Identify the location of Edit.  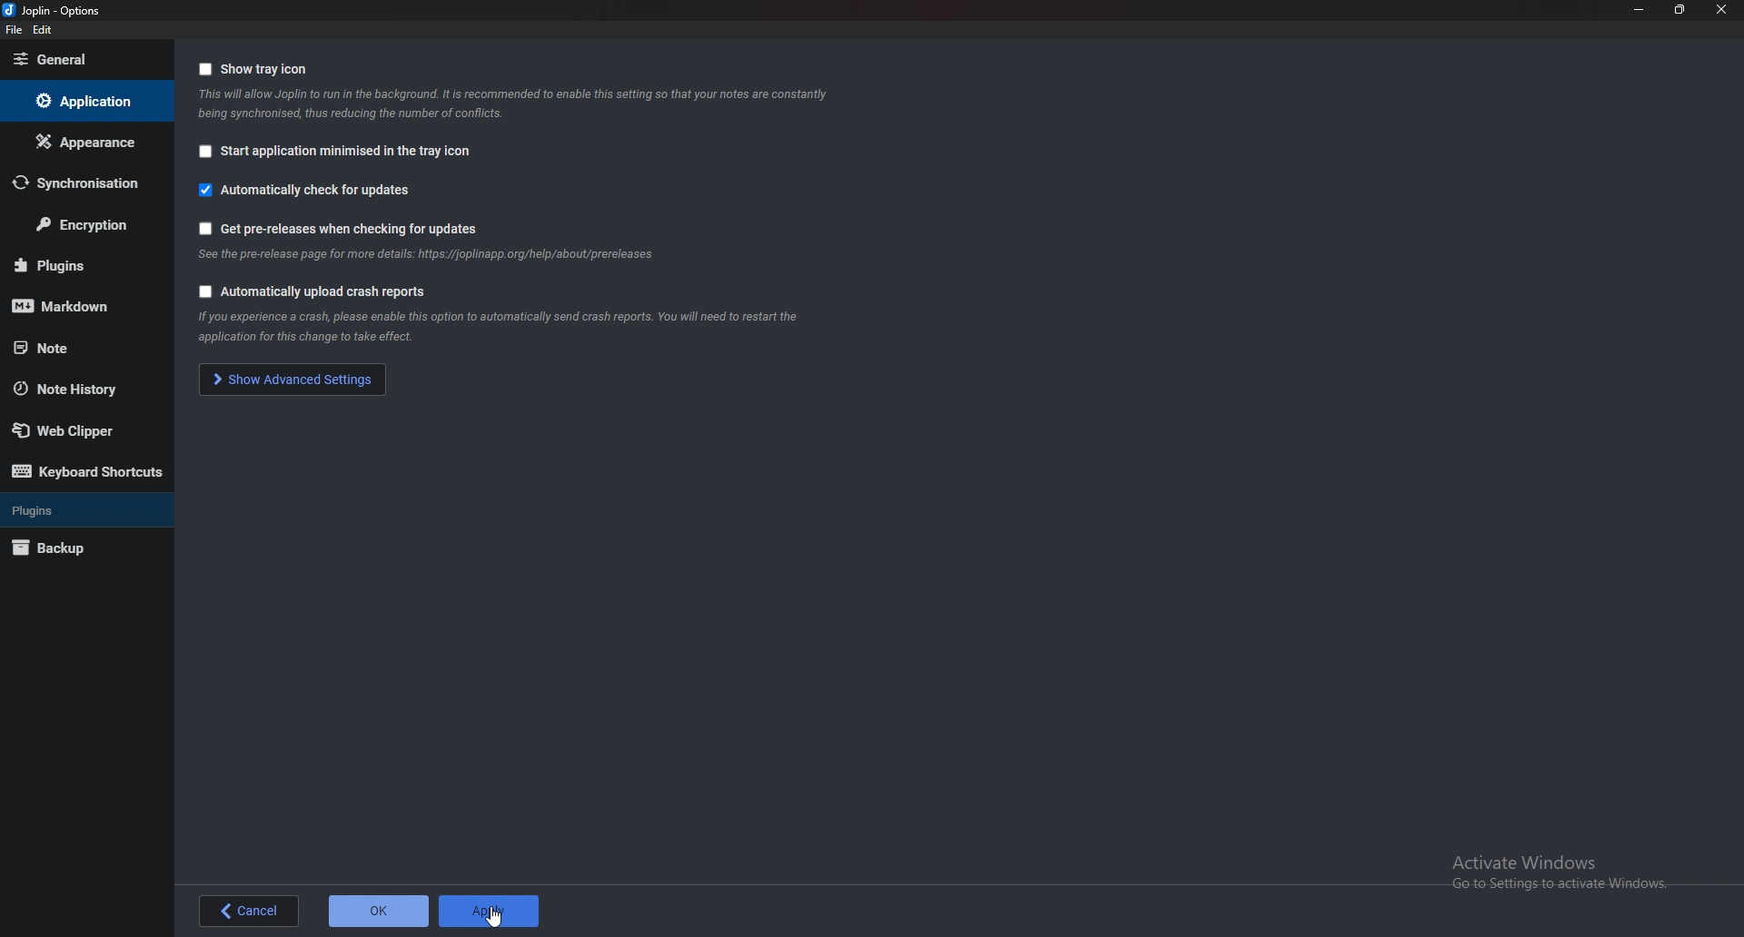
(45, 31).